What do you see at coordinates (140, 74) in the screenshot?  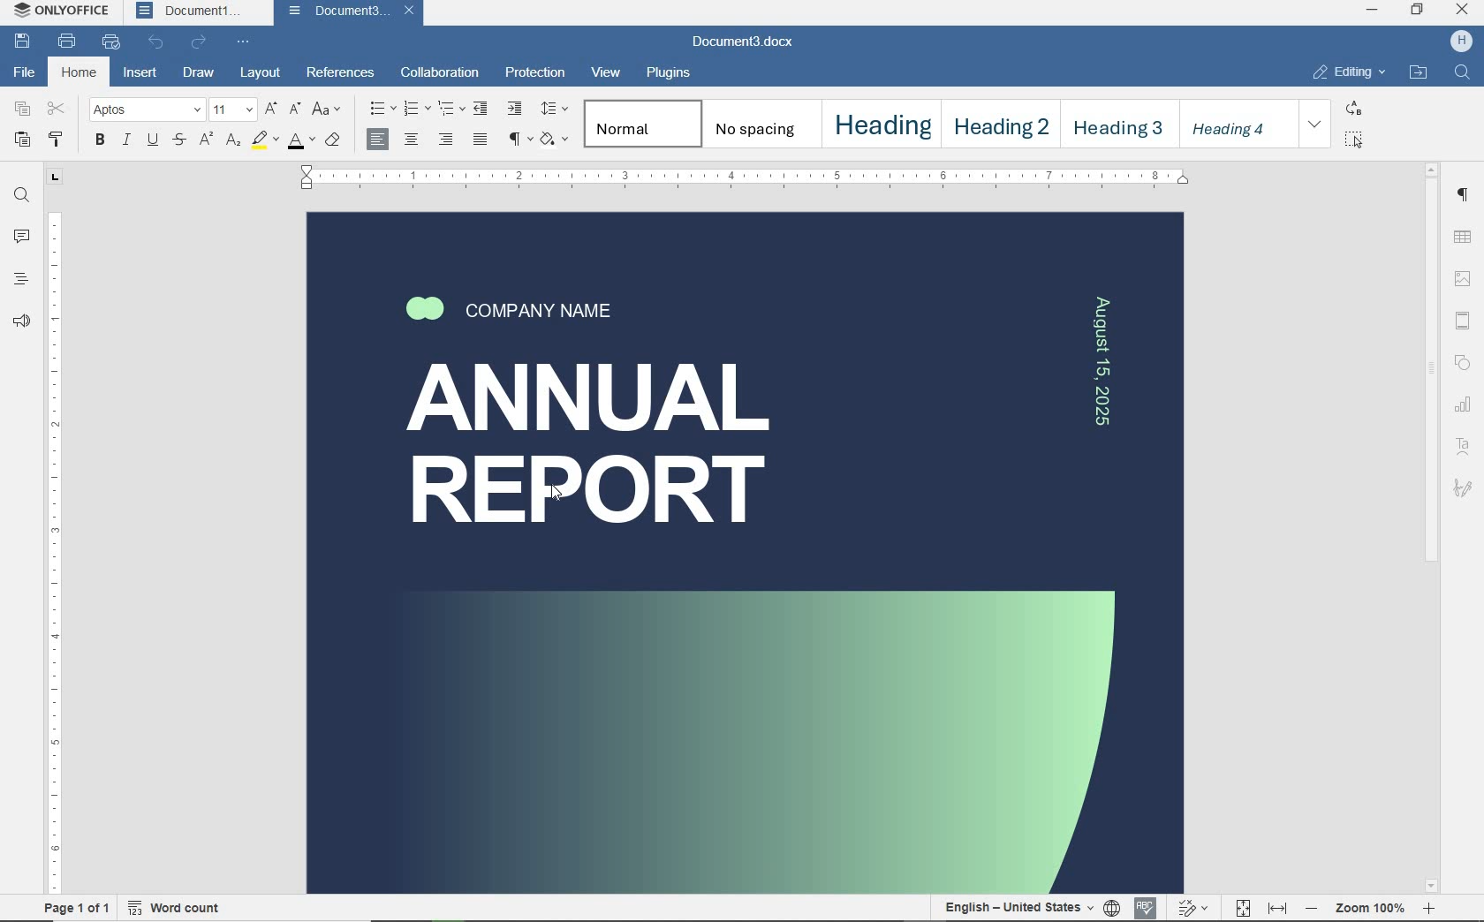 I see `insert` at bounding box center [140, 74].